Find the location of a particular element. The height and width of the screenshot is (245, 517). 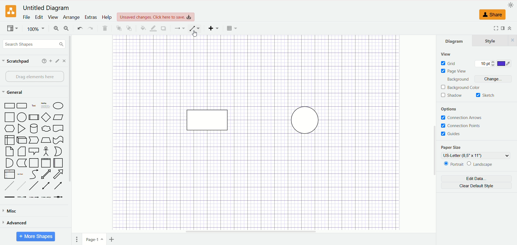

Connector with Icon Symbol is located at coordinates (60, 198).